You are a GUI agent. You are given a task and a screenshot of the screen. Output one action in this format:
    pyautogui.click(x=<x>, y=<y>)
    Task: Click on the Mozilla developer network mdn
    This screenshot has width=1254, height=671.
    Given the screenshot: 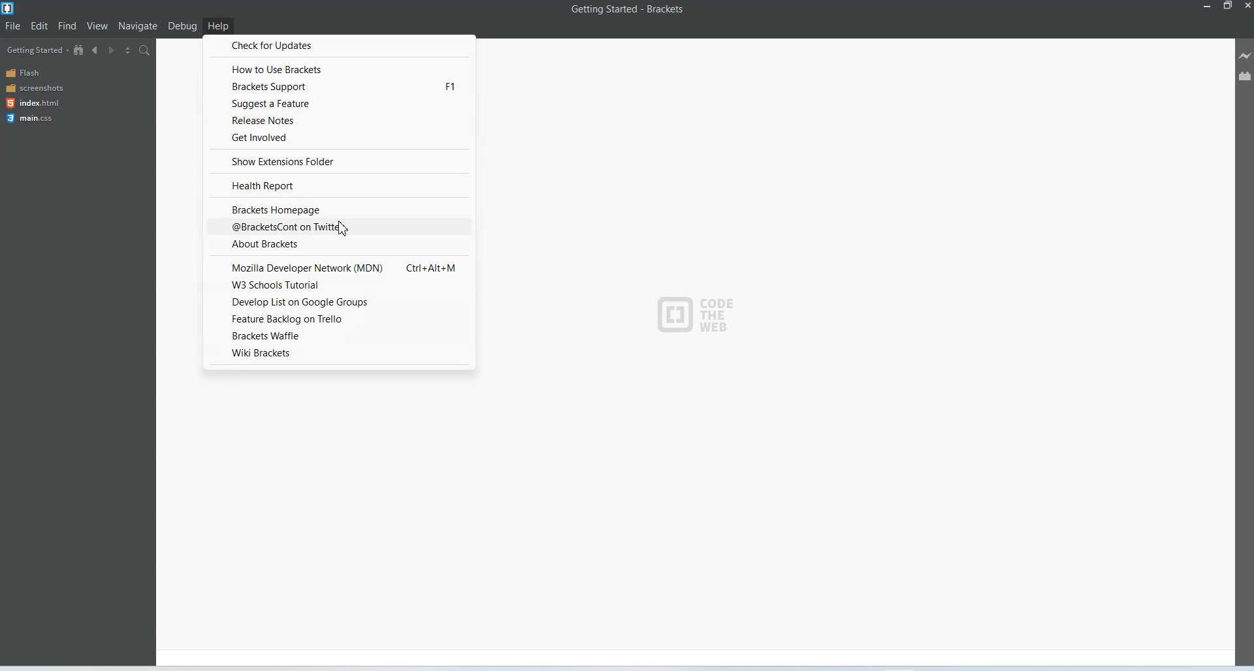 What is the action you would take?
    pyautogui.click(x=340, y=266)
    